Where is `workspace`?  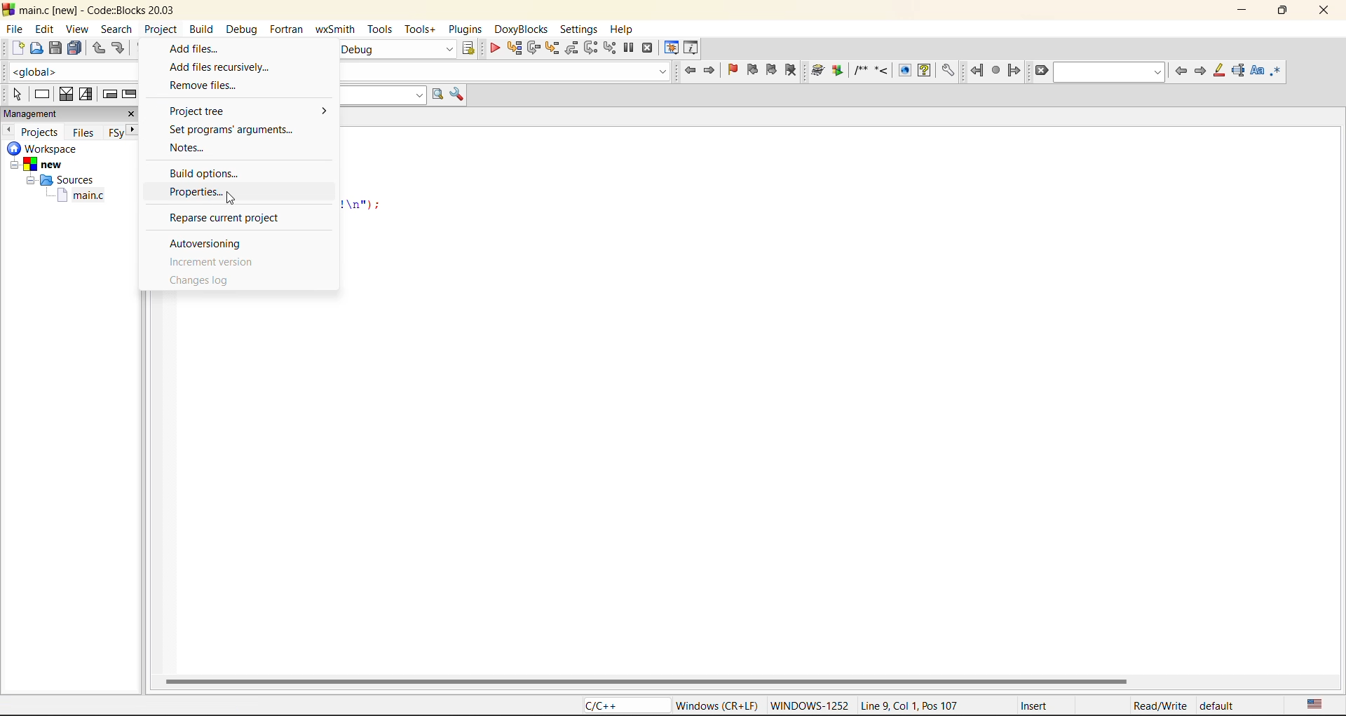
workspace is located at coordinates (46, 149).